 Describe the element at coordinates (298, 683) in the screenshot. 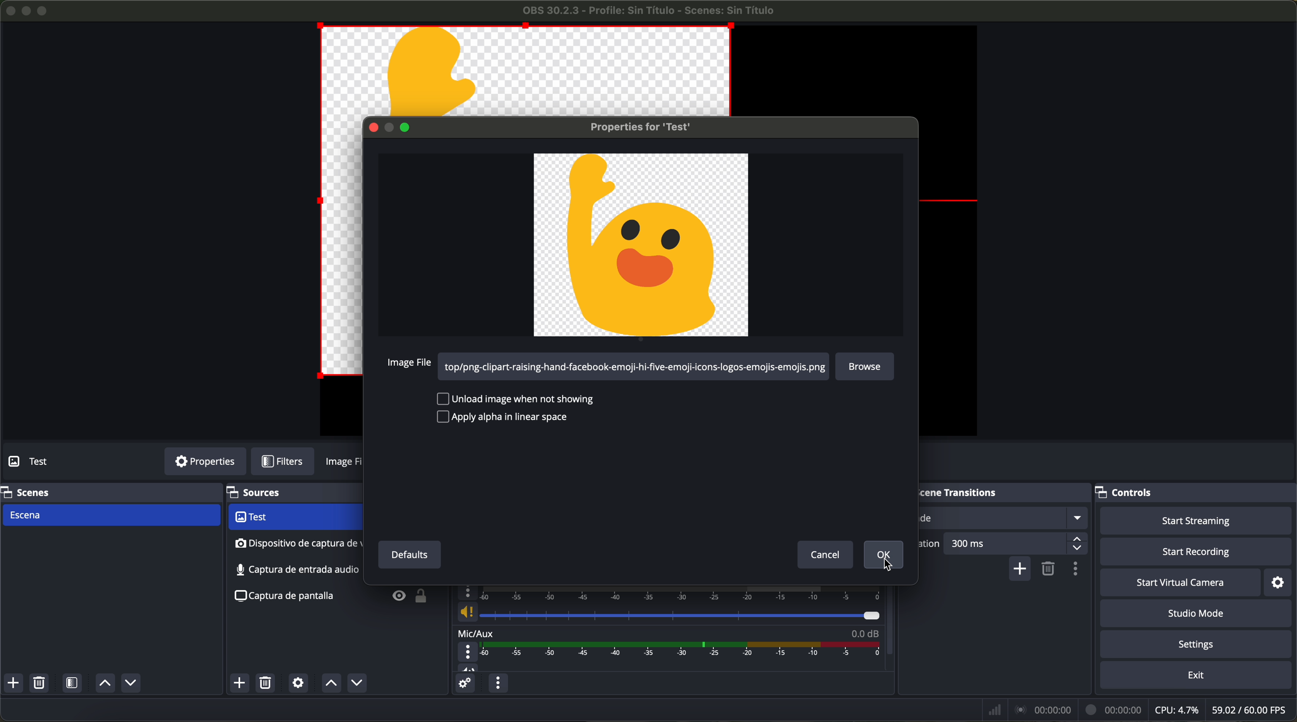

I see `open source properties` at that location.